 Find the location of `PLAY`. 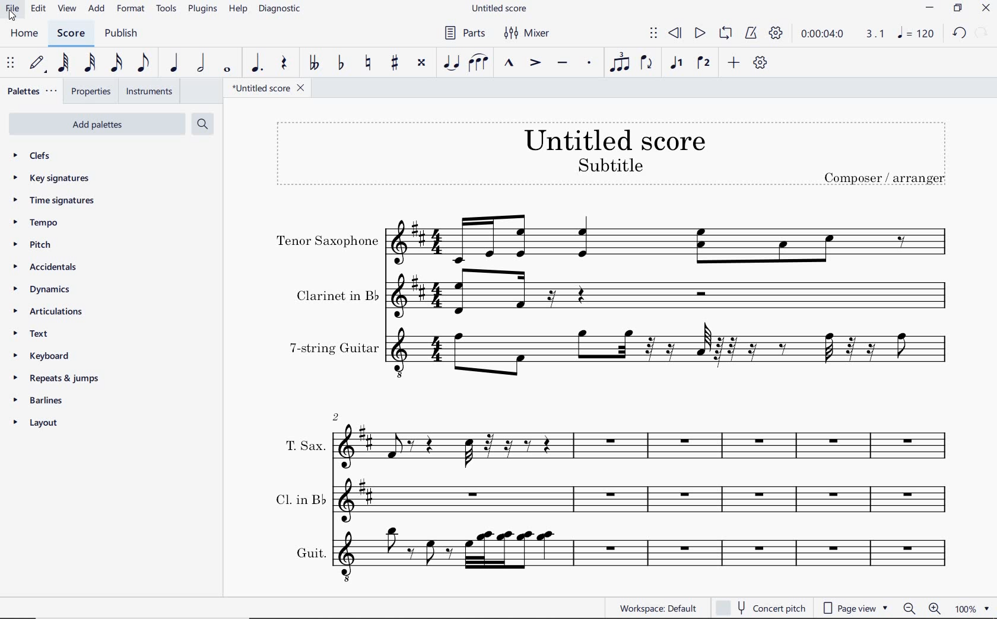

PLAY is located at coordinates (698, 33).